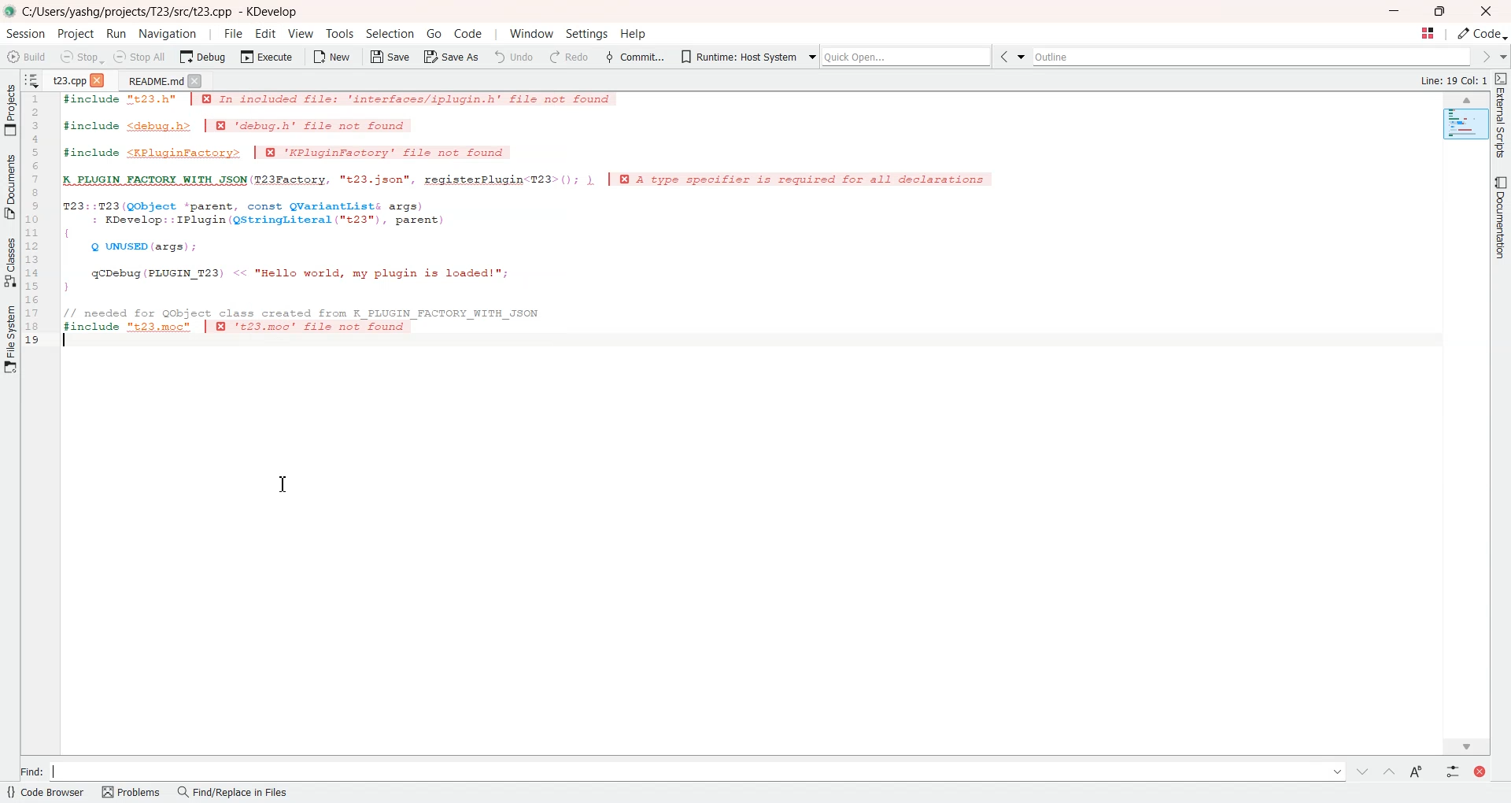 The image size is (1511, 803). I want to click on Stop All, so click(141, 57).